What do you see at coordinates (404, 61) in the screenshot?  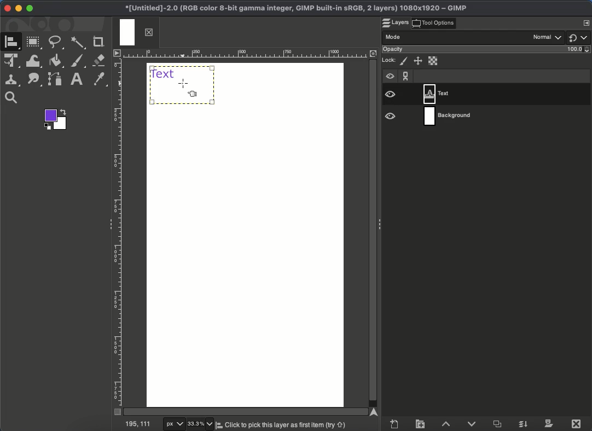 I see `Pixels` at bounding box center [404, 61].